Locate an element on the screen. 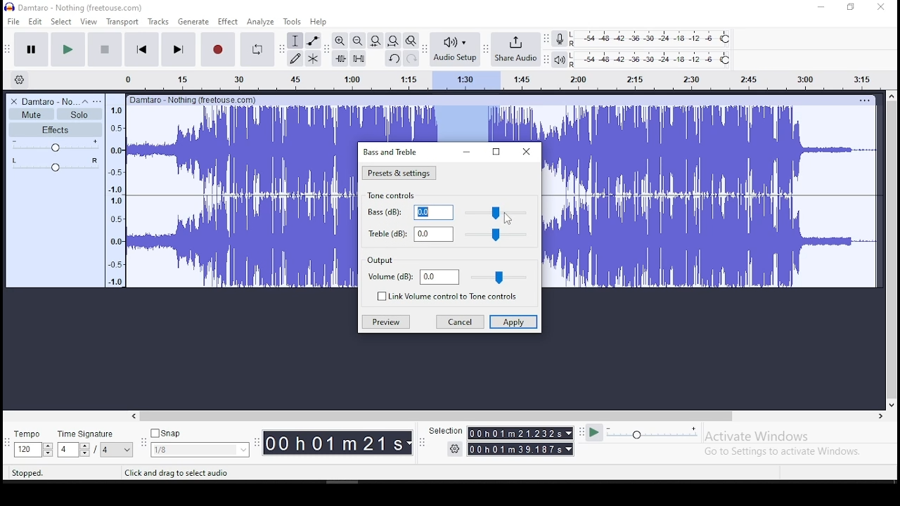 This screenshot has width=900, height=506. 00 h 01 m 39.187s is located at coordinates (515, 449).